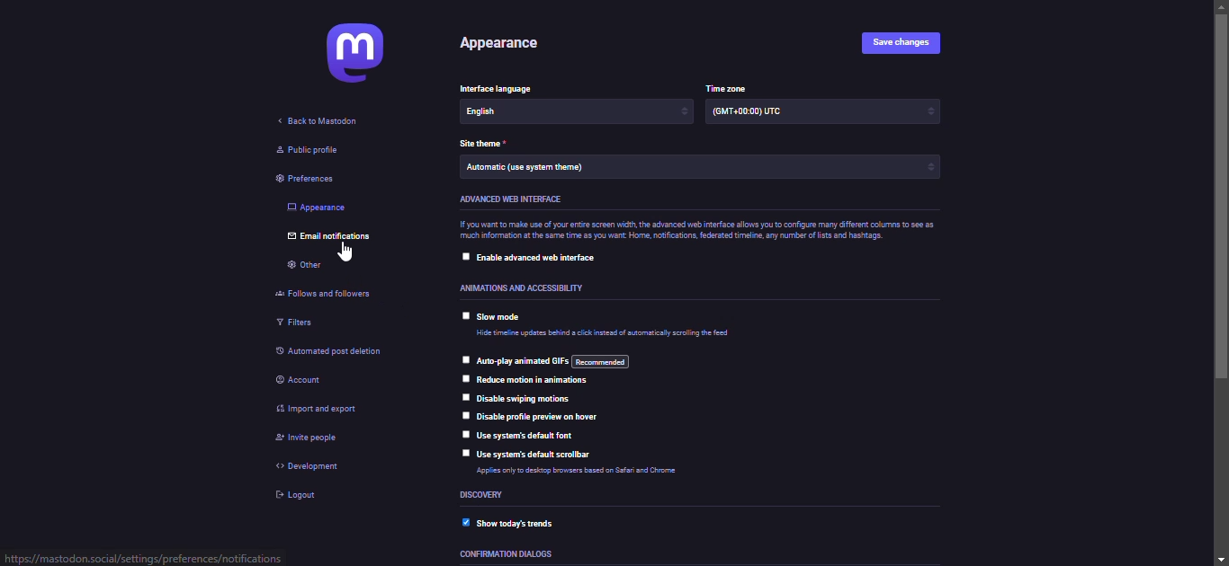 Image resolution: width=1229 pixels, height=566 pixels. I want to click on info, so click(697, 231).